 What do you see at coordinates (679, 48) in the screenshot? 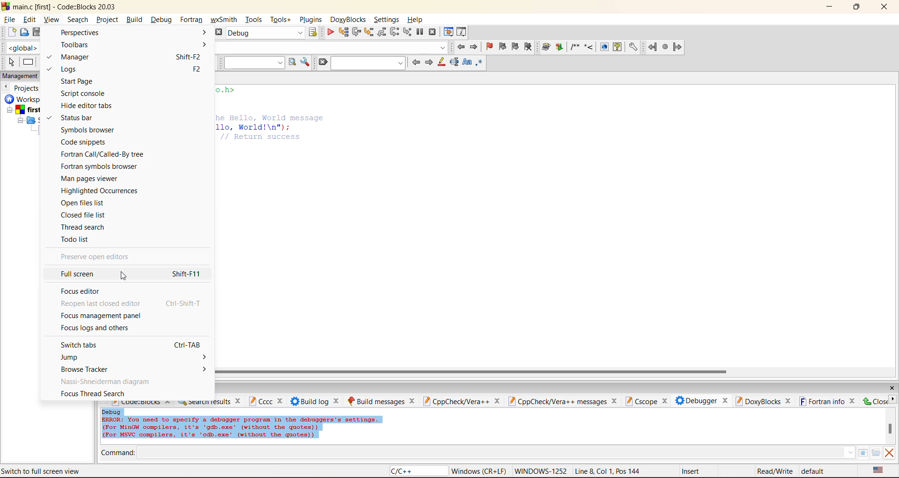
I see `jump forward` at bounding box center [679, 48].